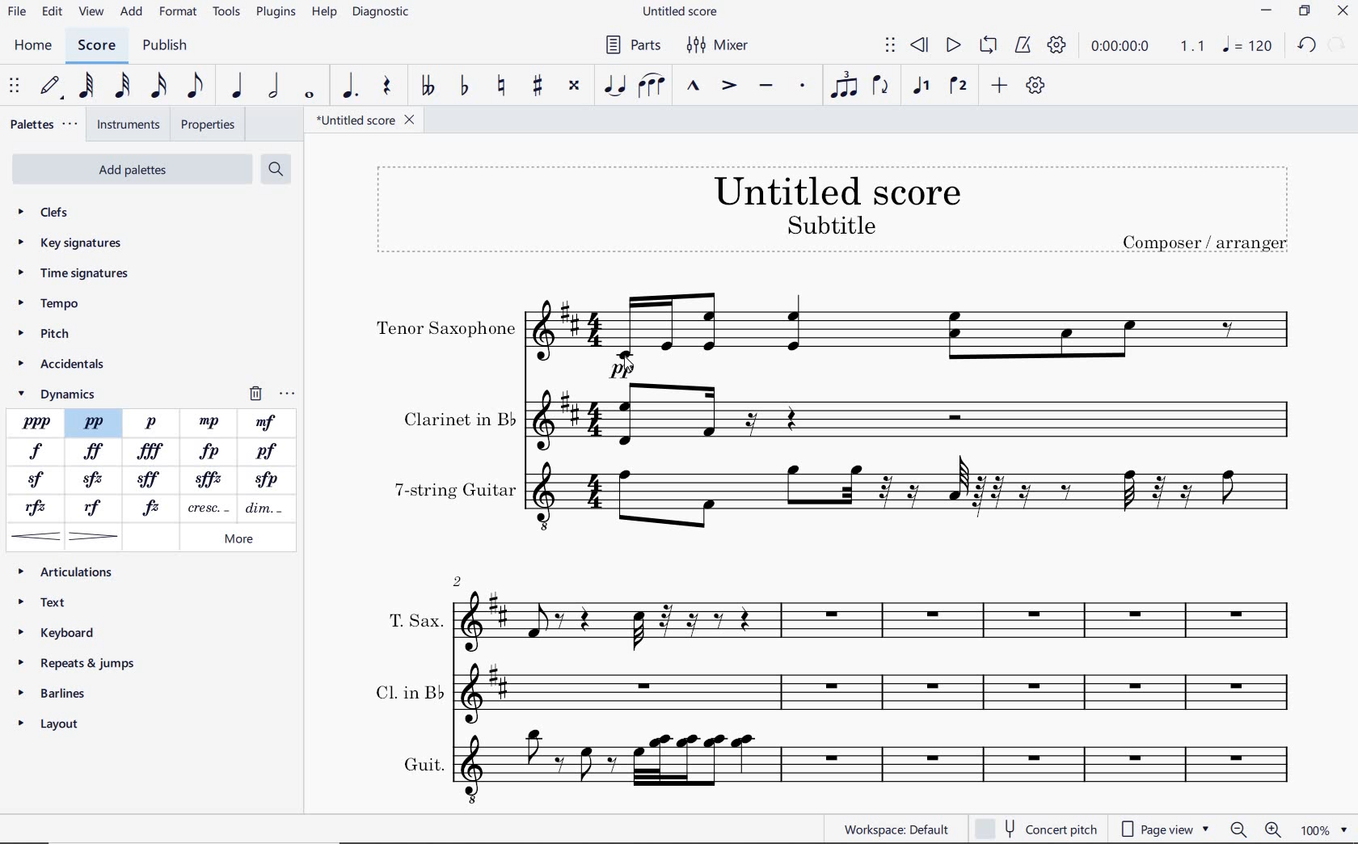 The image size is (1358, 844). I want to click on Guit., so click(888, 768).